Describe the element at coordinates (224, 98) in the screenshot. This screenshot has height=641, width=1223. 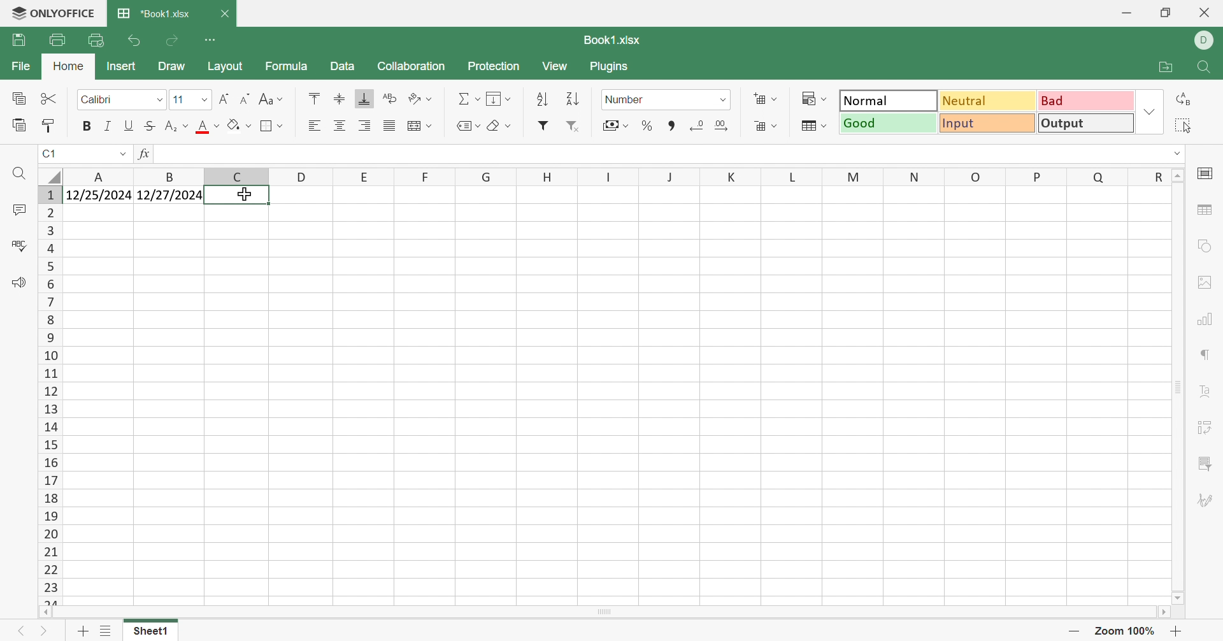
I see `Increment font size` at that location.